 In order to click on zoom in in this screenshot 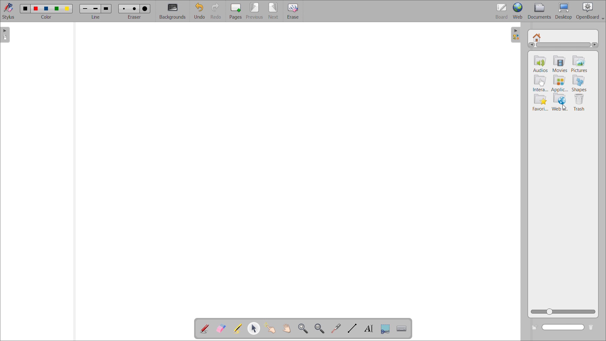, I will do `click(303, 328)`.